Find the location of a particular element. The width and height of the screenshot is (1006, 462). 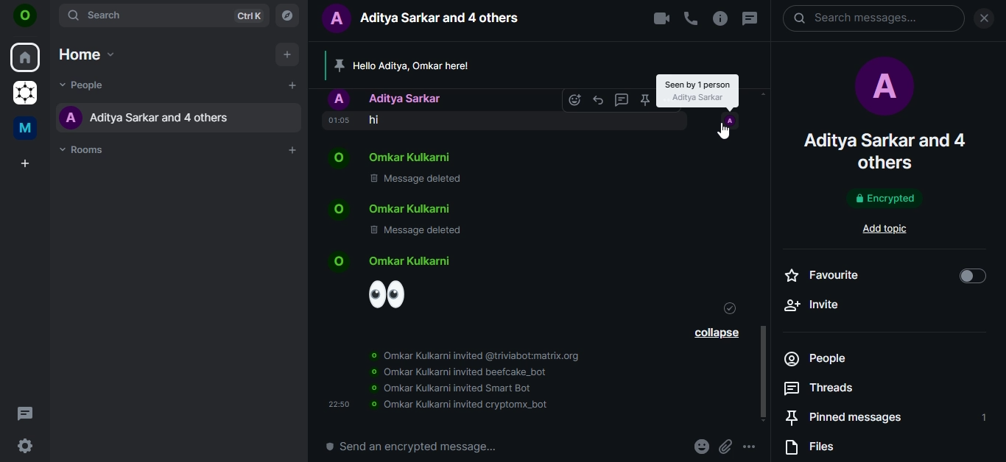

icon is located at coordinates (730, 118).